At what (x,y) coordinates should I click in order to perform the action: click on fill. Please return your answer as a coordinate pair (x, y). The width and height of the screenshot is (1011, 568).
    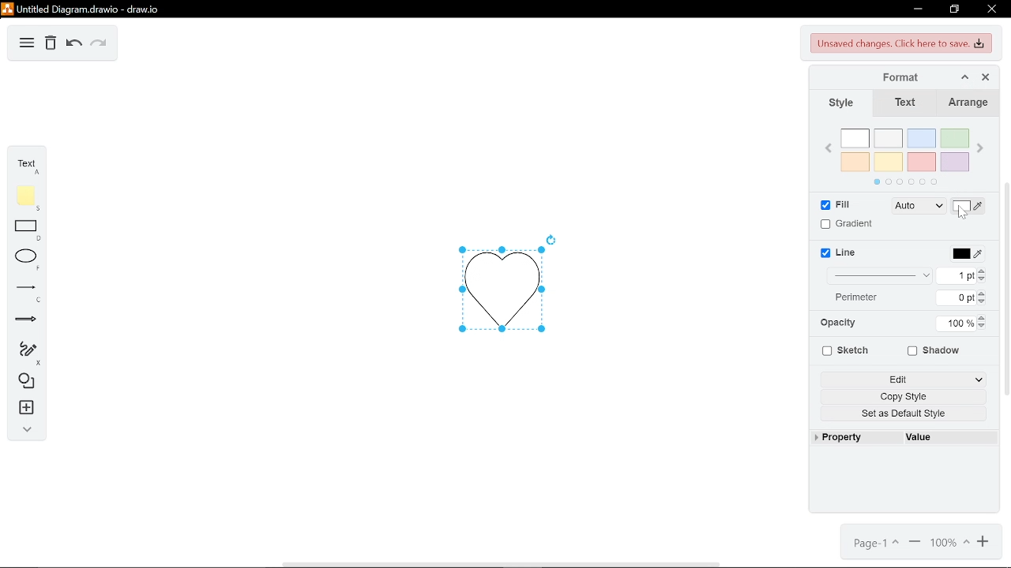
    Looking at the image, I should click on (832, 206).